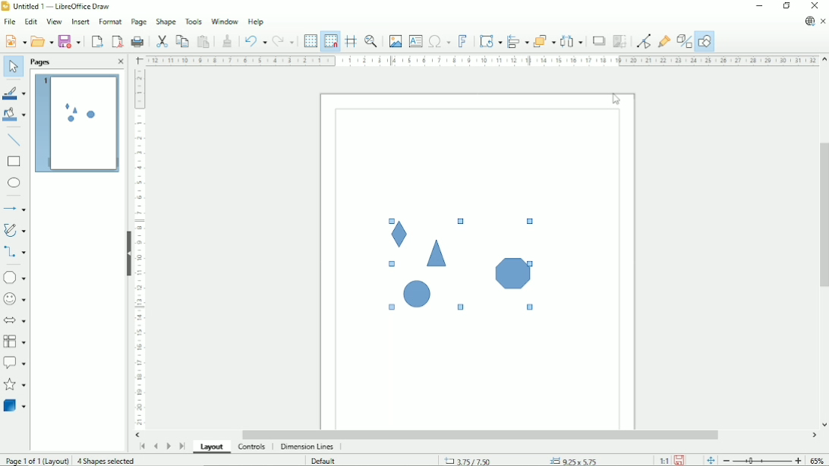 The width and height of the screenshot is (829, 466). What do you see at coordinates (597, 40) in the screenshot?
I see `Shadow` at bounding box center [597, 40].